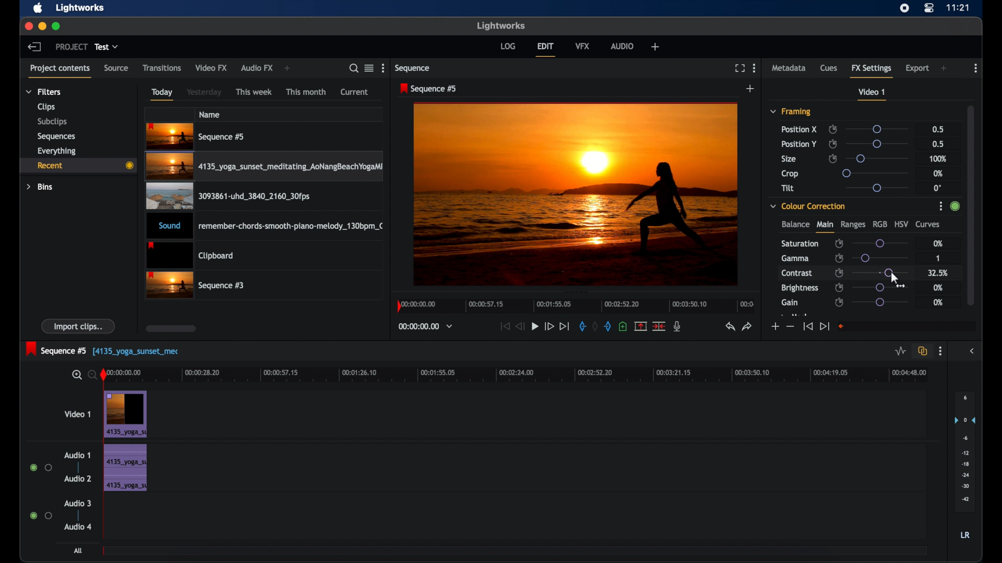  Describe the element at coordinates (351, 68) in the screenshot. I see `search` at that location.